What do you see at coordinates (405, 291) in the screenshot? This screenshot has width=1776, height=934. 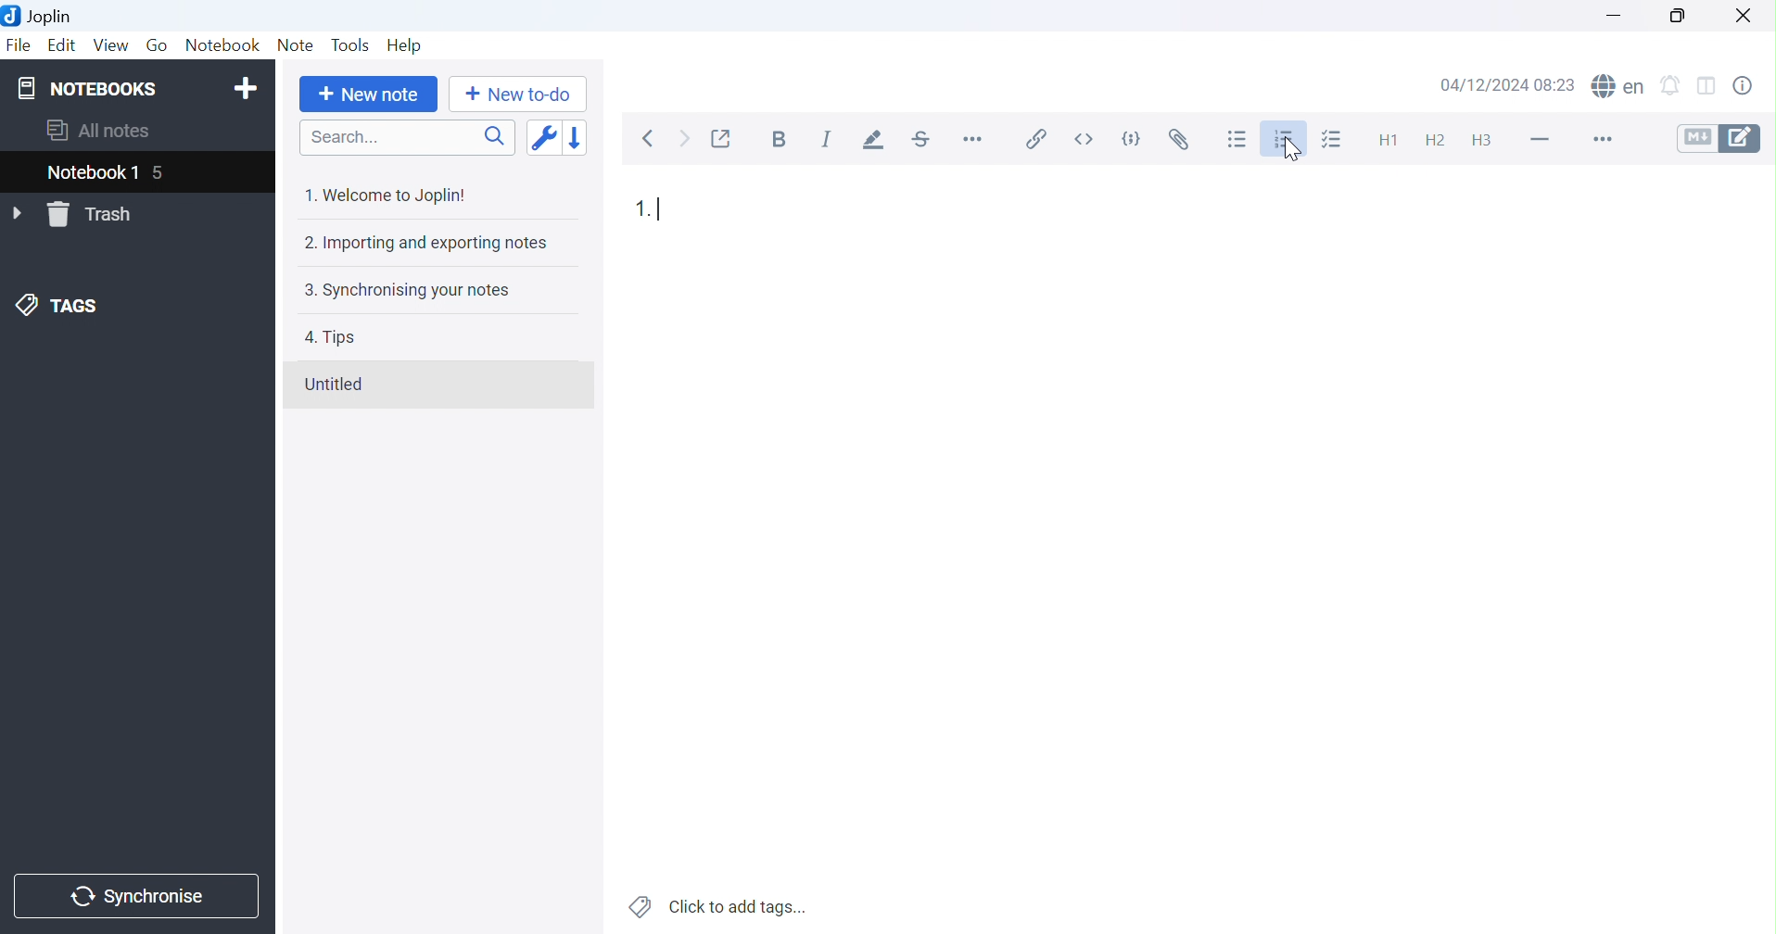 I see `3. Synchronising your notes` at bounding box center [405, 291].